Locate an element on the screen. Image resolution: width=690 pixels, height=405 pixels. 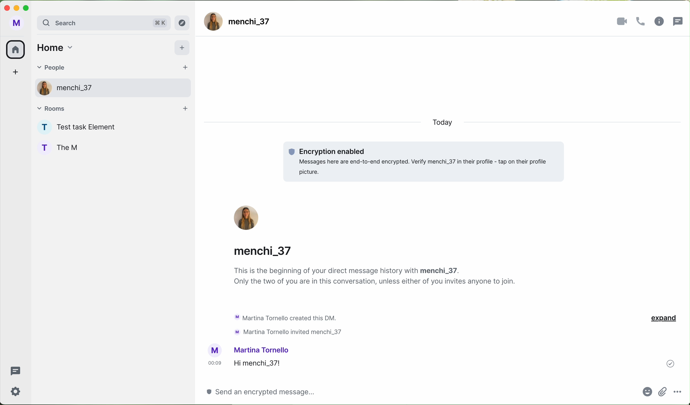
videocall is located at coordinates (622, 21).